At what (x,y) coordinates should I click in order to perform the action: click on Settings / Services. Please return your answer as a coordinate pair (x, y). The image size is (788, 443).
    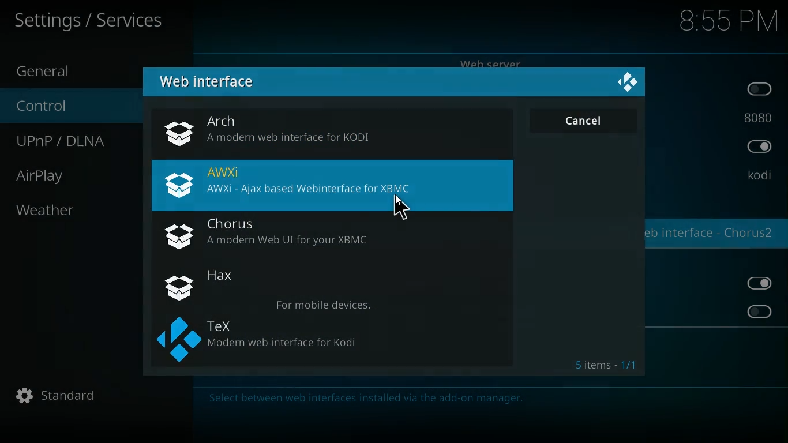
    Looking at the image, I should click on (91, 21).